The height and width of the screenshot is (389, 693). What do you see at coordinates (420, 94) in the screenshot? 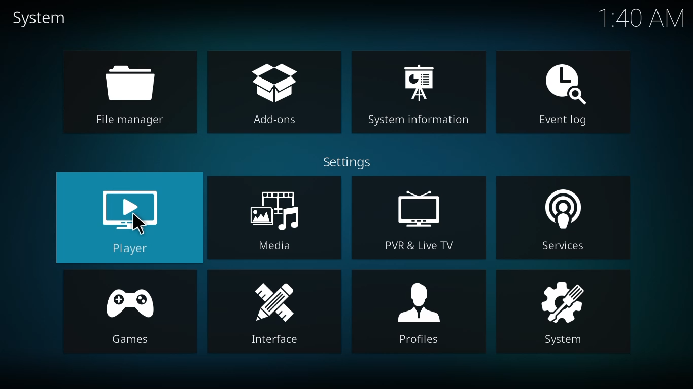
I see `system information` at bounding box center [420, 94].